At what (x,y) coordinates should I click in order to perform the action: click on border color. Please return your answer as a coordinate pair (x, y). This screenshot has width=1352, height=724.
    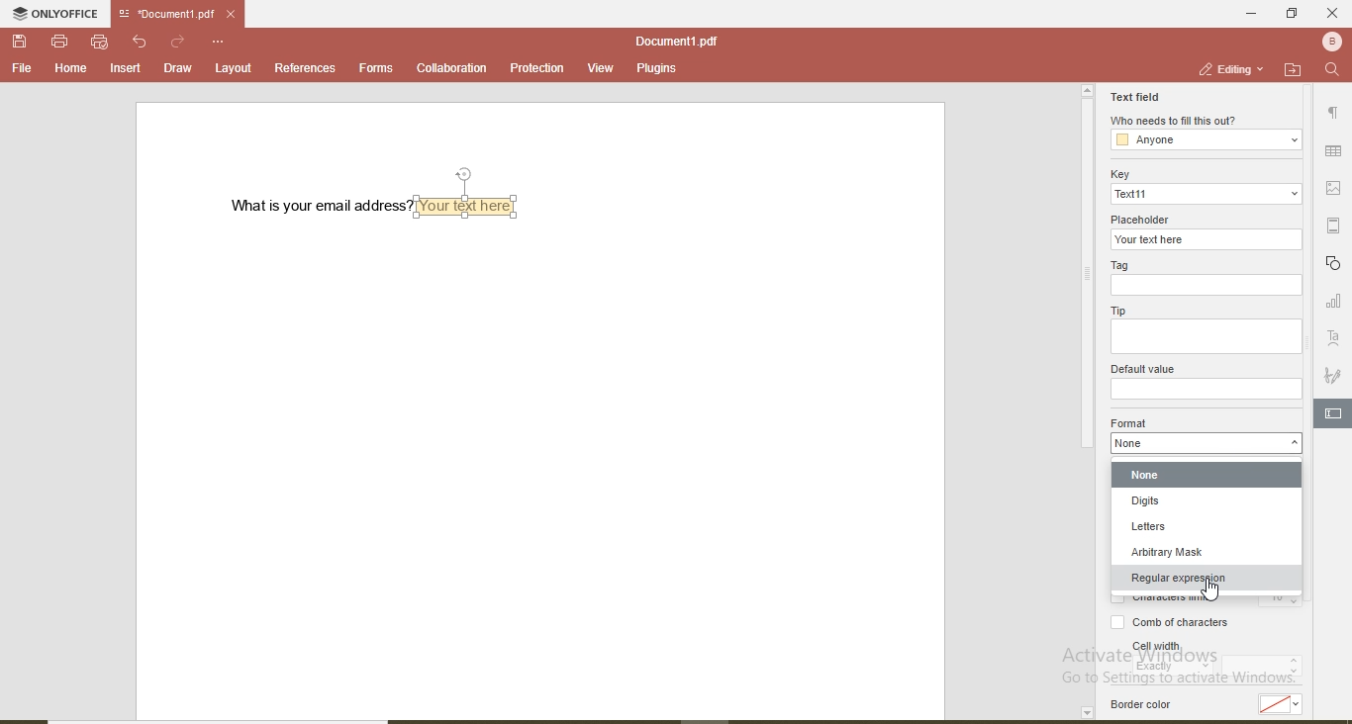
    Looking at the image, I should click on (1144, 705).